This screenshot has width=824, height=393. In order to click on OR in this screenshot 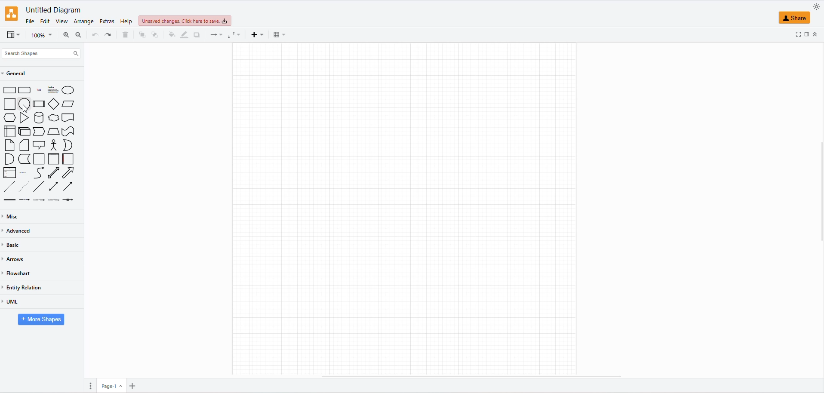, I will do `click(66, 145)`.